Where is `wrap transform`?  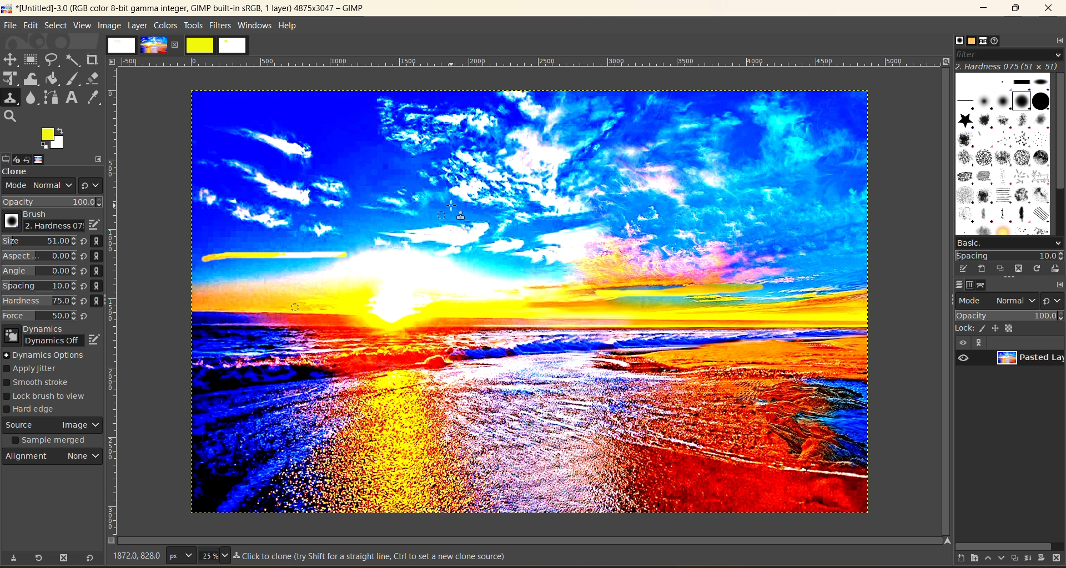
wrap transform is located at coordinates (32, 79).